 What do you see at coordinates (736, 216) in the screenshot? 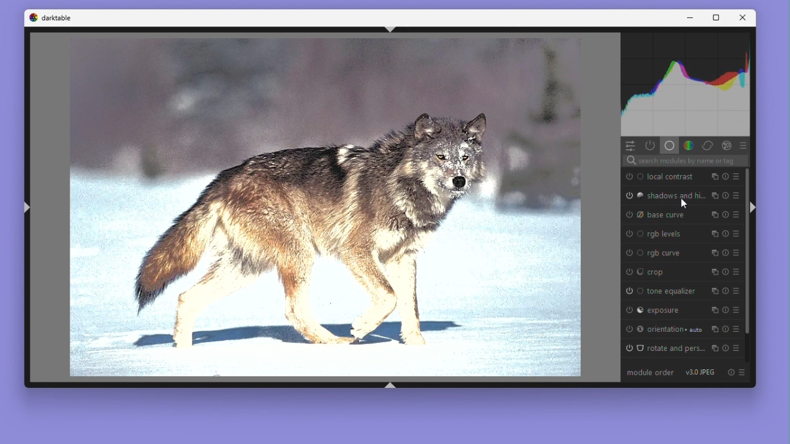
I see `presets` at bounding box center [736, 216].